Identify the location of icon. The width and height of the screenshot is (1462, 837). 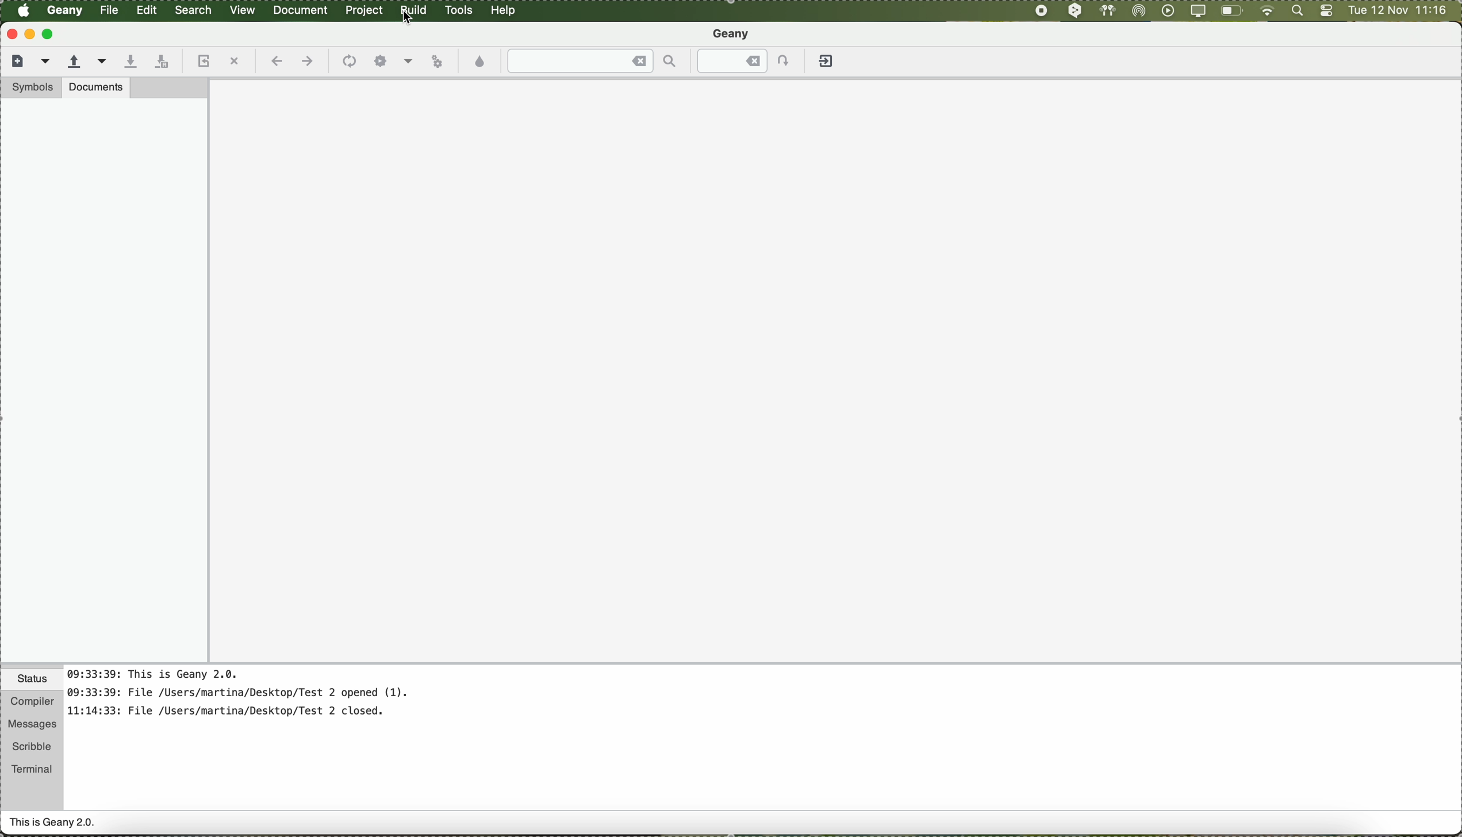
(381, 62).